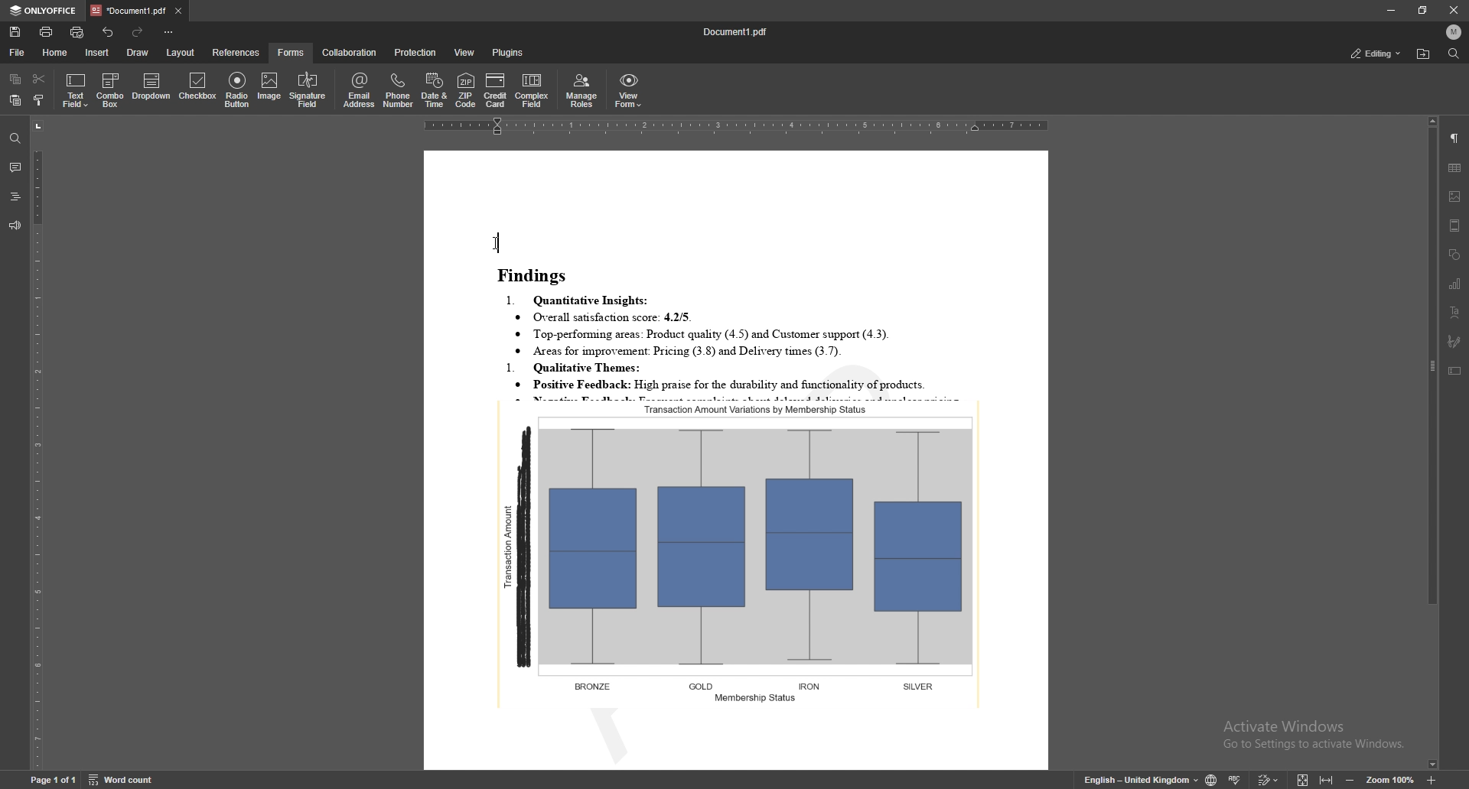 This screenshot has width=1469, height=789. What do you see at coordinates (1423, 55) in the screenshot?
I see `locate file` at bounding box center [1423, 55].